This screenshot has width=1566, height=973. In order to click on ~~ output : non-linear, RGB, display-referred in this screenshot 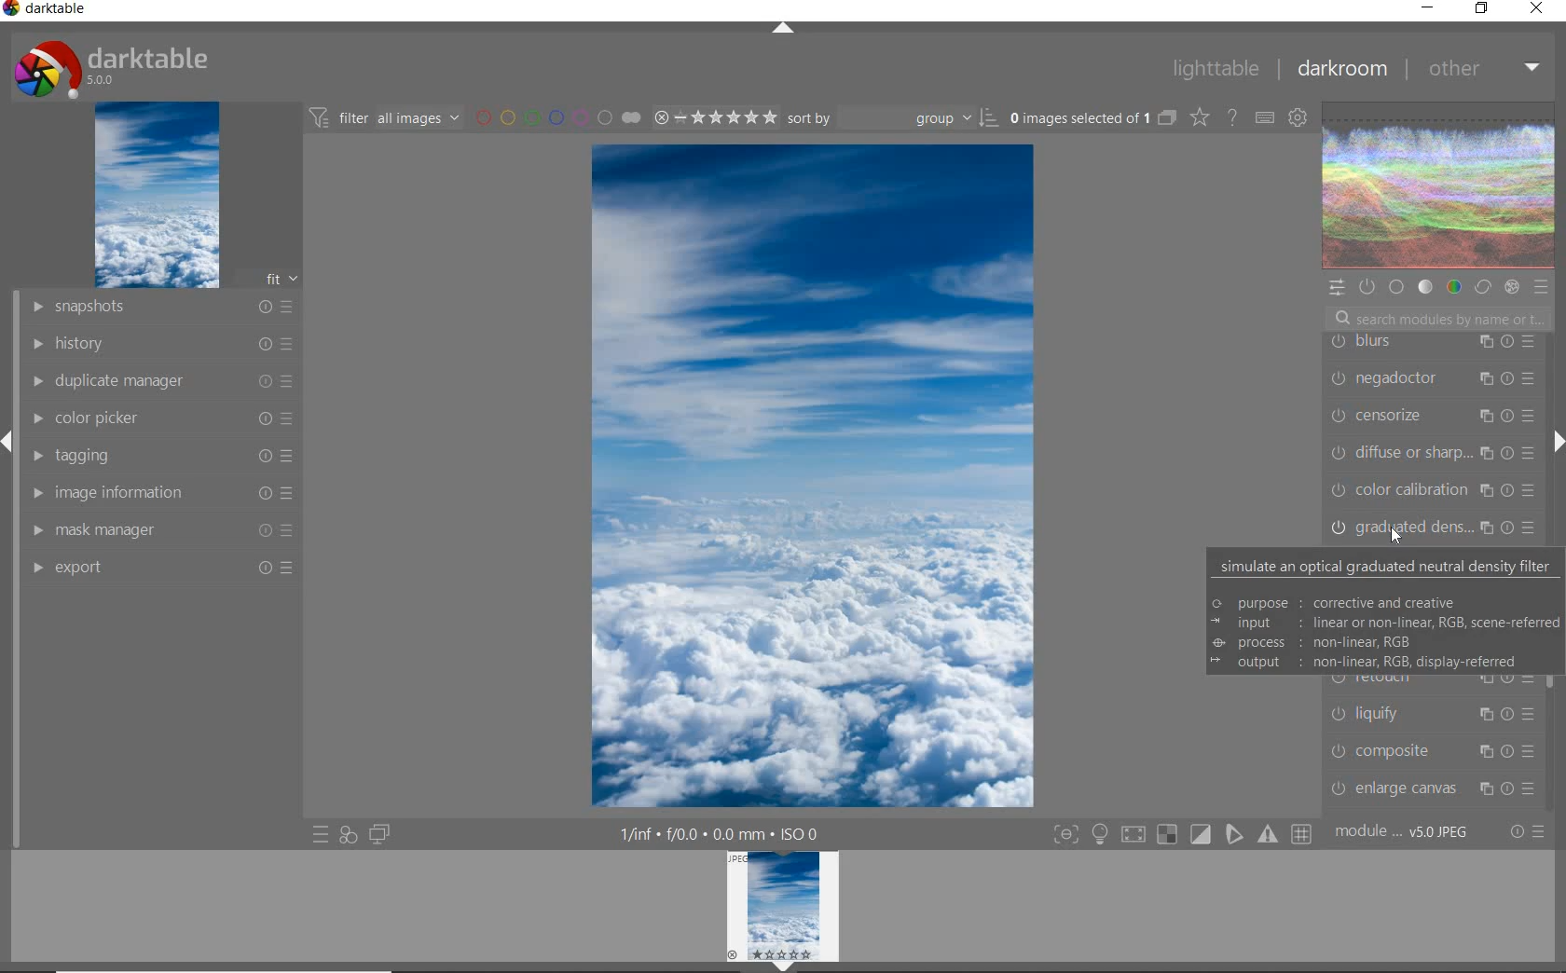, I will do `click(1365, 665)`.